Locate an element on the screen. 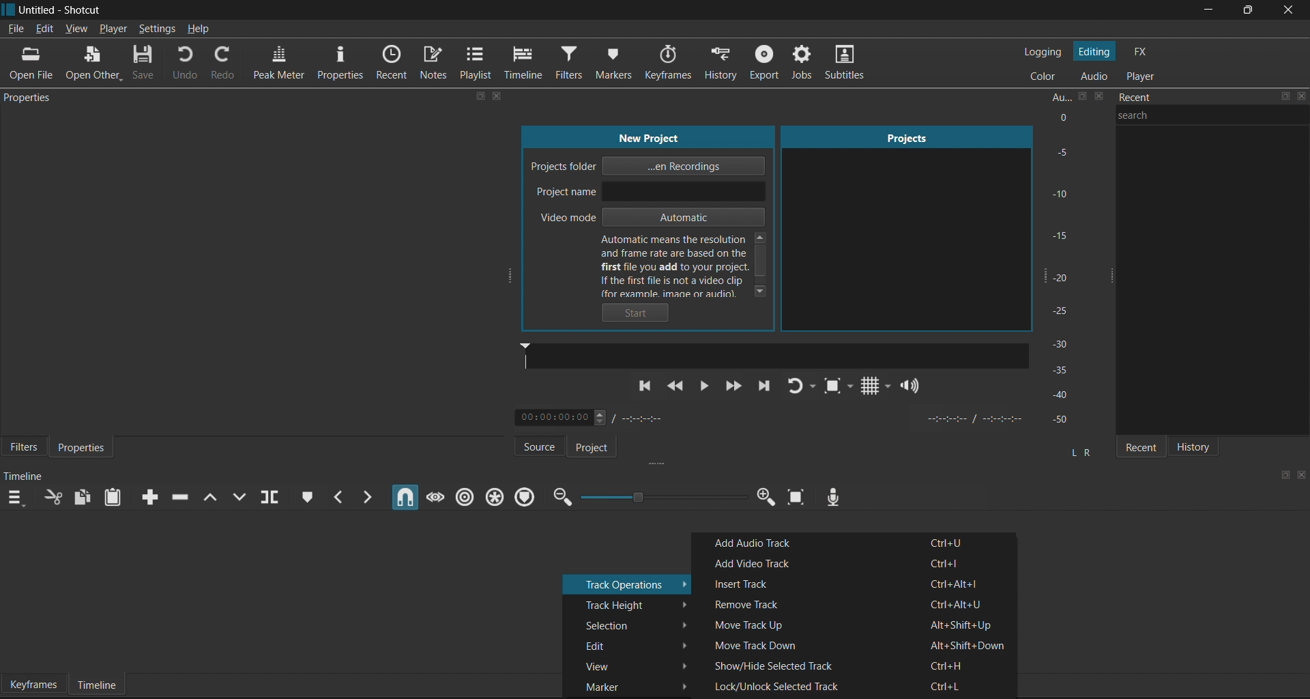  Recent is located at coordinates (1137, 444).